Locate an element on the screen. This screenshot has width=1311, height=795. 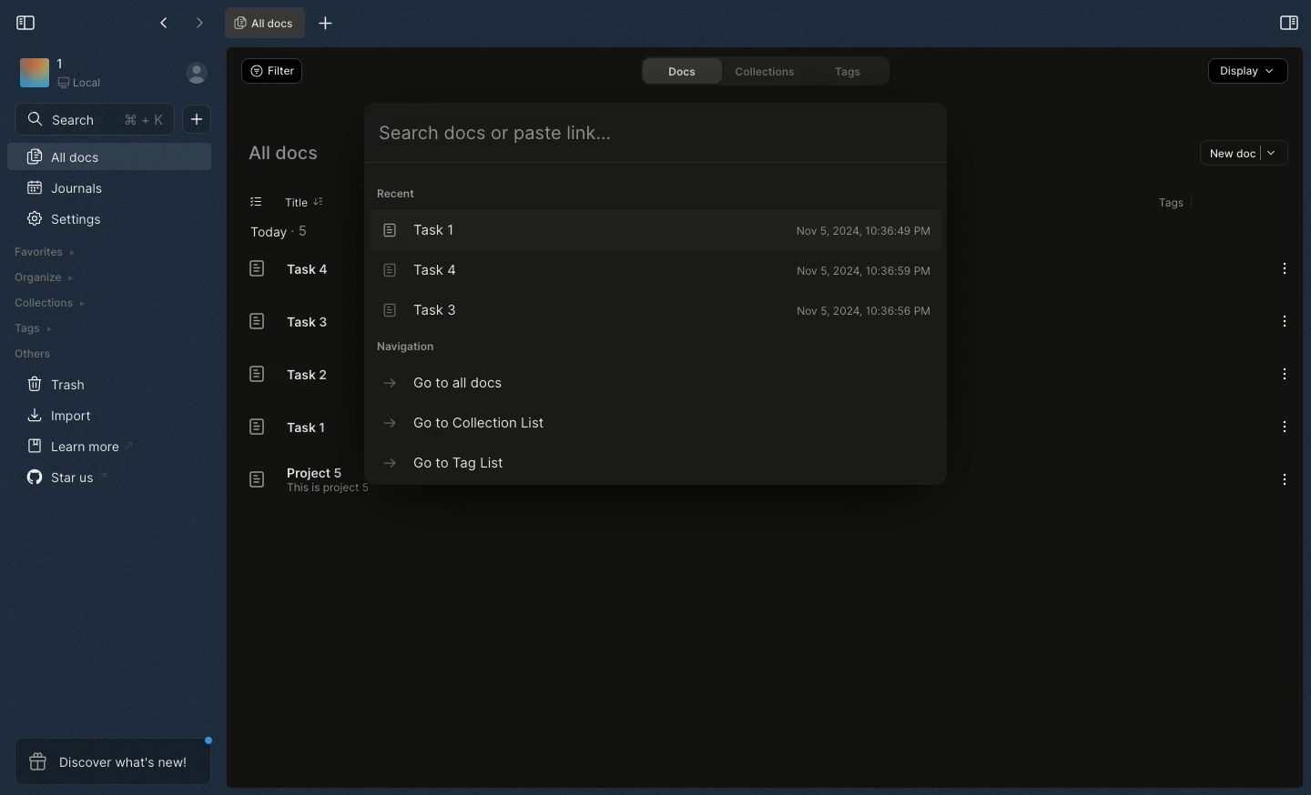
New tab is located at coordinates (325, 24).